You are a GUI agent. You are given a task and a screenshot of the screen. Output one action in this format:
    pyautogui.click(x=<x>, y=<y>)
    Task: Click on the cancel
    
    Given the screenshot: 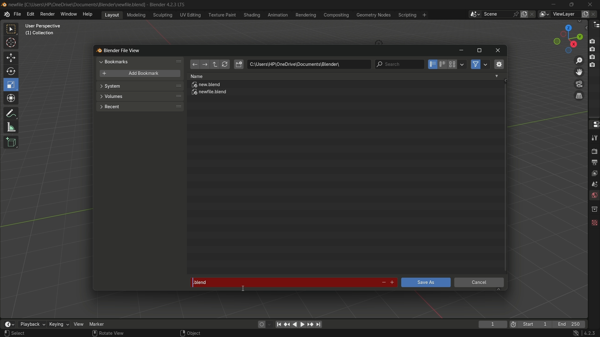 What is the action you would take?
    pyautogui.click(x=479, y=283)
    